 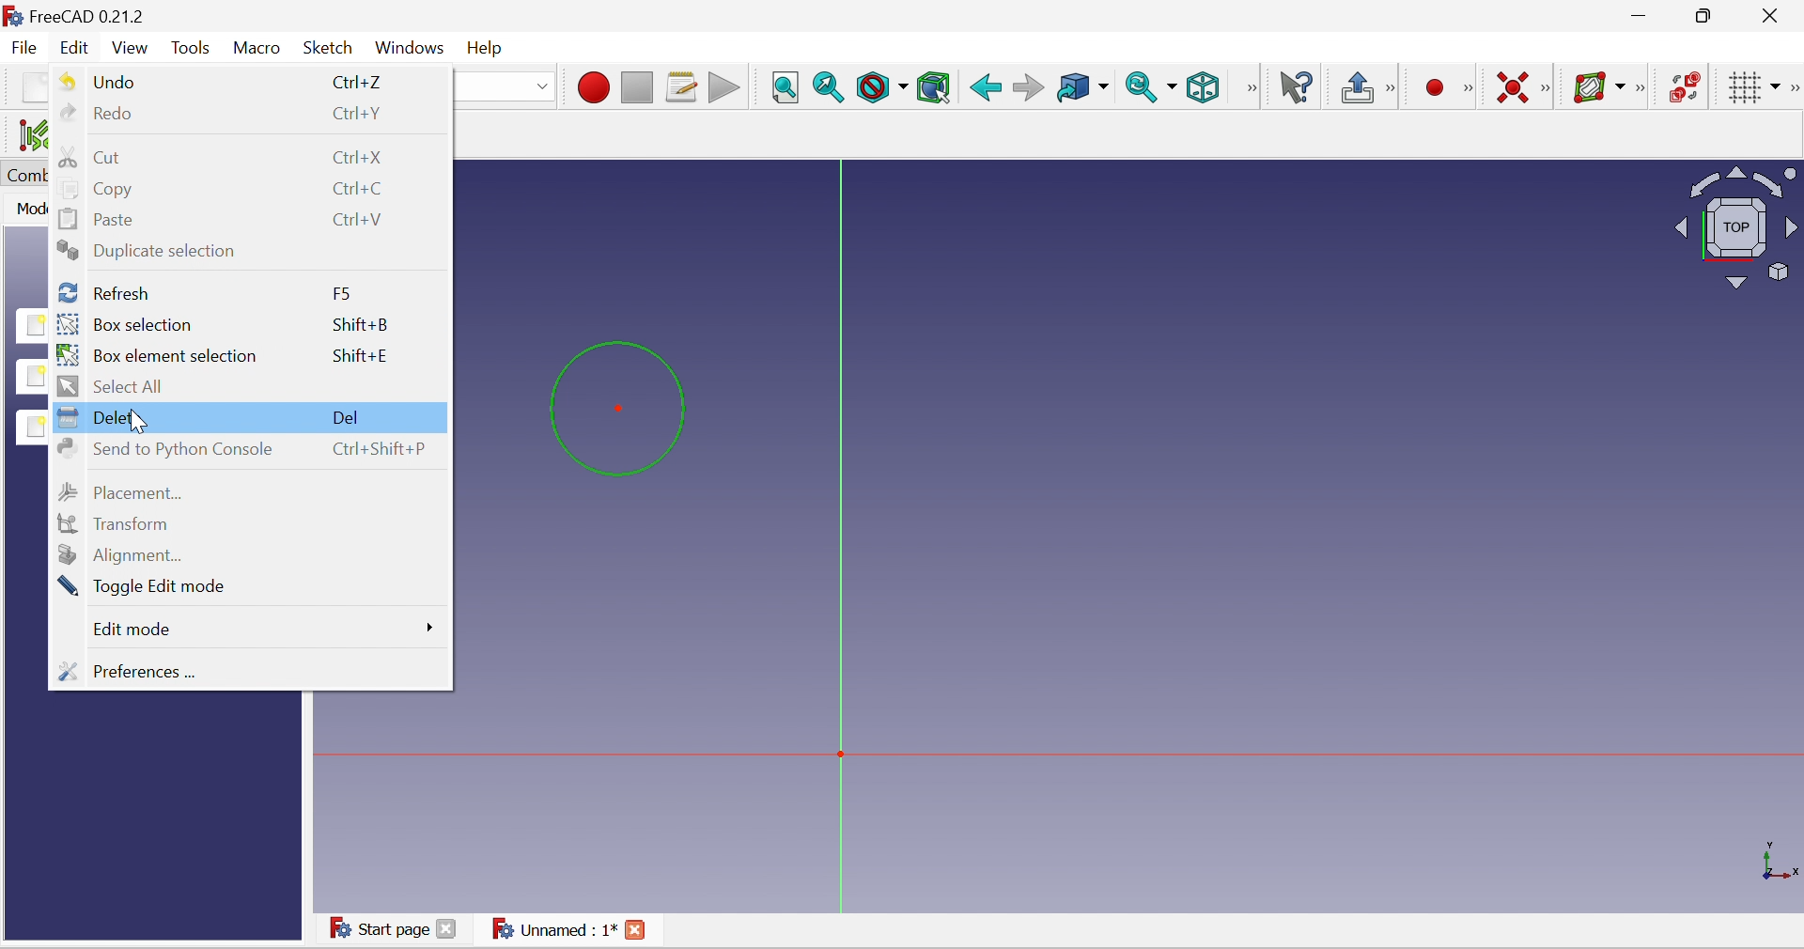 I want to click on Toggle Edit mode, so click(x=145, y=586).